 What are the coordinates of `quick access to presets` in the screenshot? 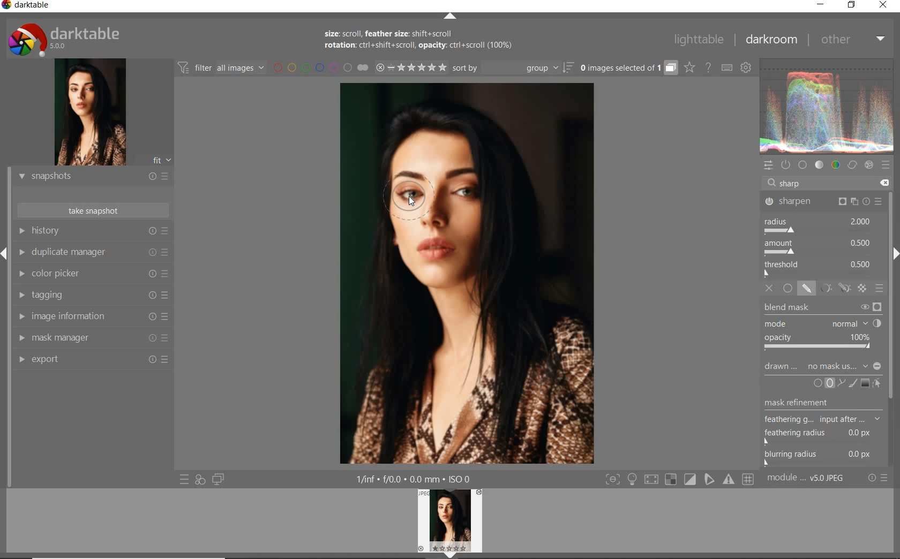 It's located at (185, 479).